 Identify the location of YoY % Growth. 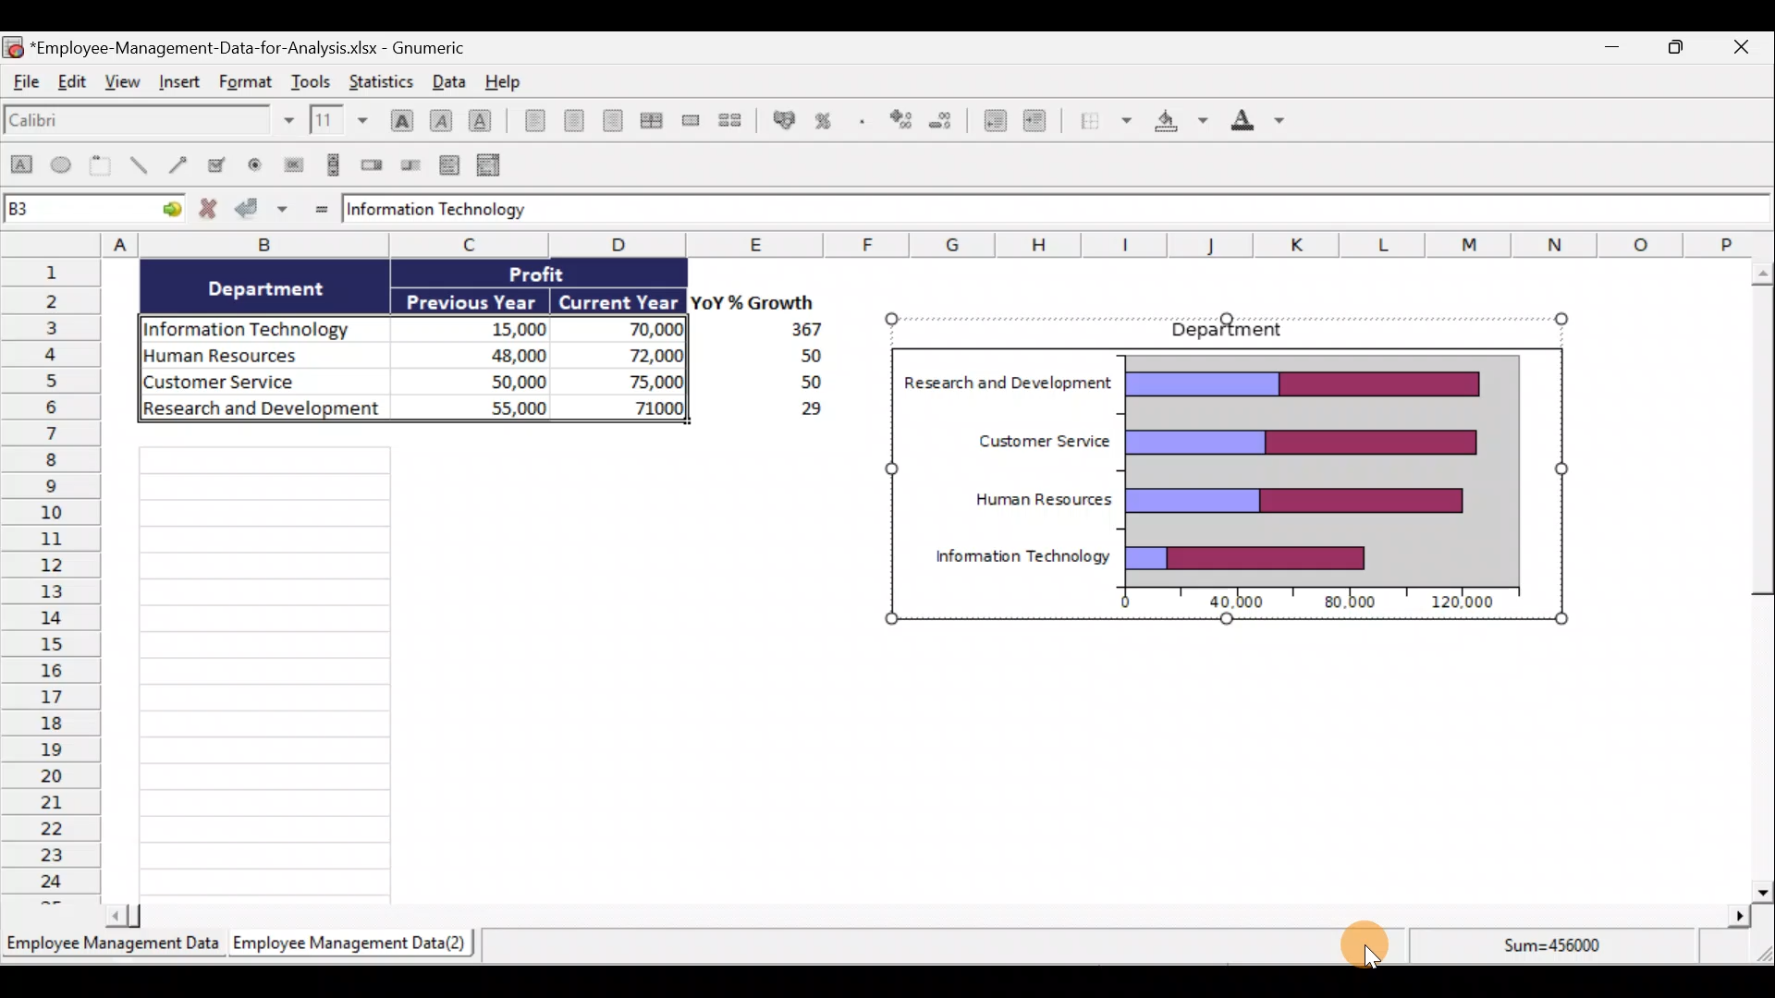
(745, 301).